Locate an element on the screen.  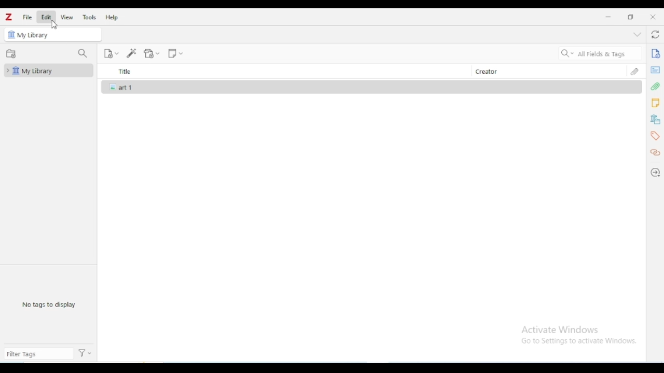
title is located at coordinates (126, 71).